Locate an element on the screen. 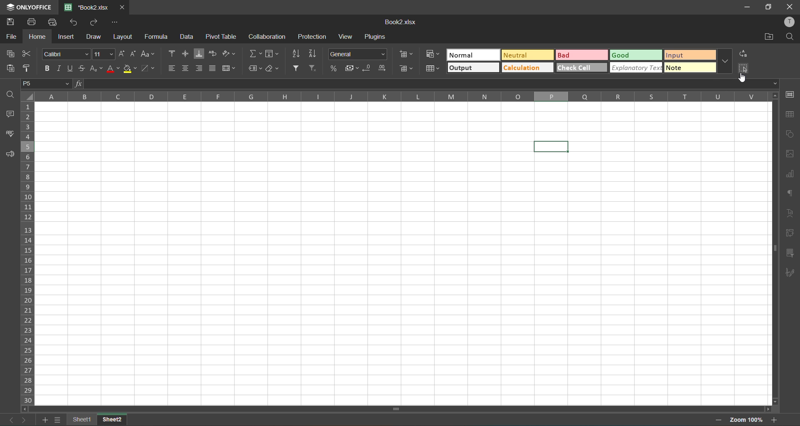 Image resolution: width=800 pixels, height=426 pixels. slicer is located at coordinates (791, 254).